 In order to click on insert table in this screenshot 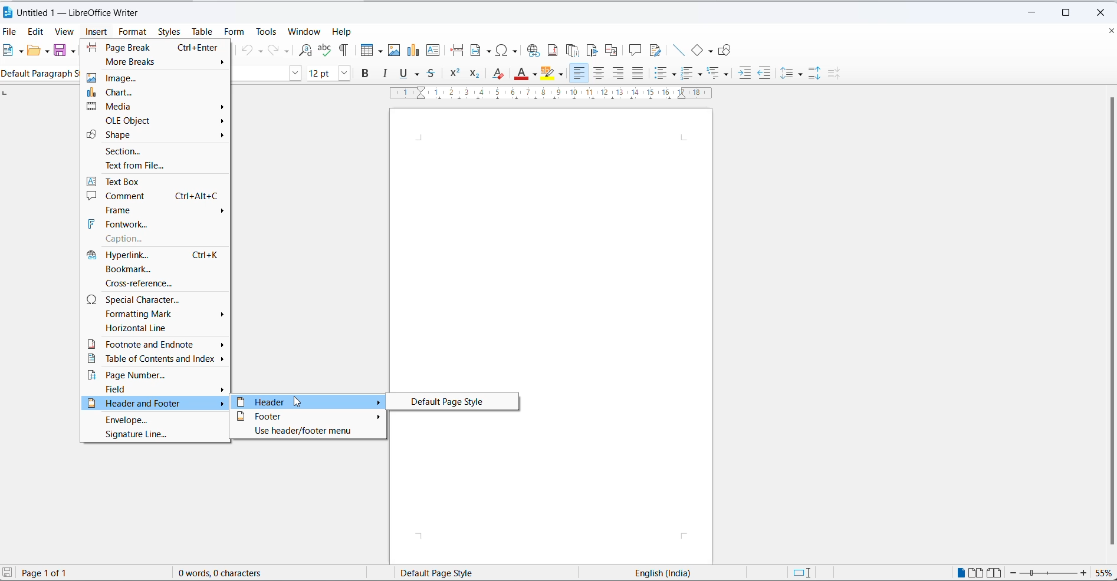, I will do `click(364, 50)`.